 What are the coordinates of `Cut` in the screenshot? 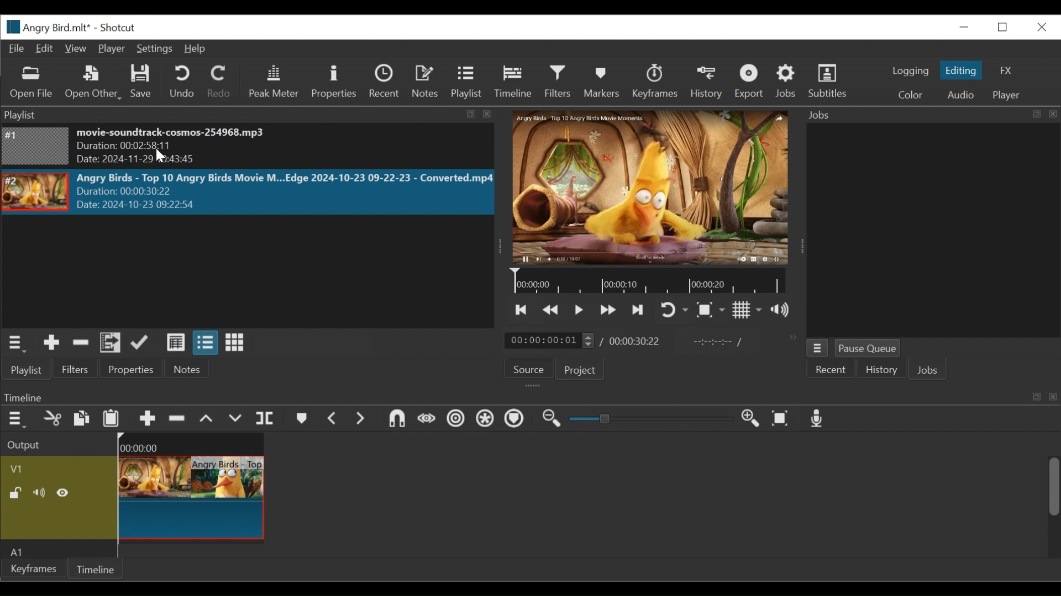 It's located at (52, 419).